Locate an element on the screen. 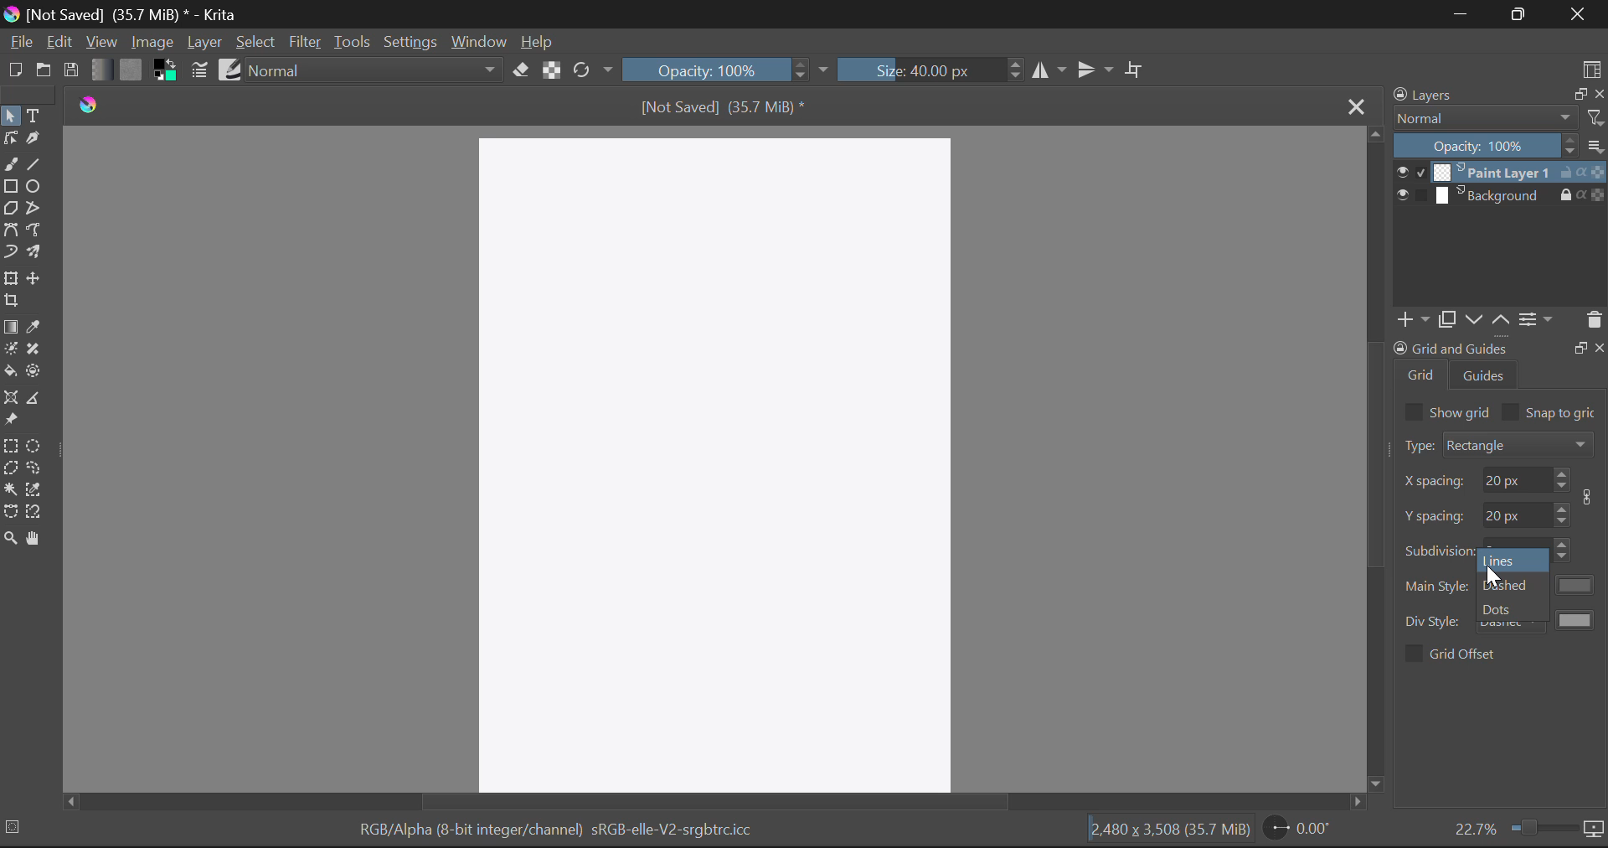  Enclose and fill is located at coordinates (36, 372).